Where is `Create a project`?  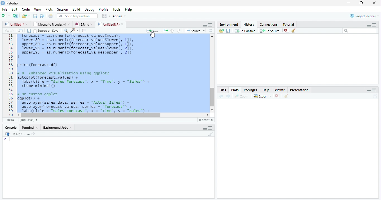
Create a project is located at coordinates (16, 16).